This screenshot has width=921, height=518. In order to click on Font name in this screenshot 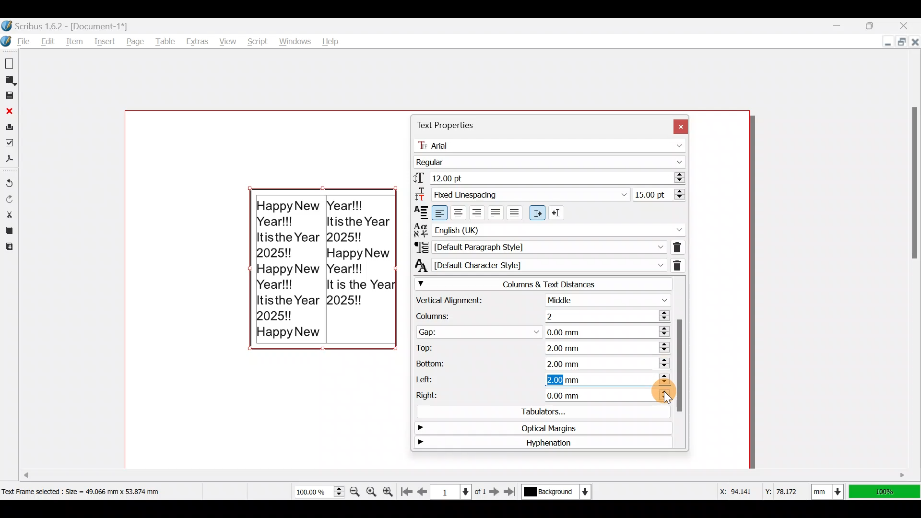, I will do `click(552, 143)`.